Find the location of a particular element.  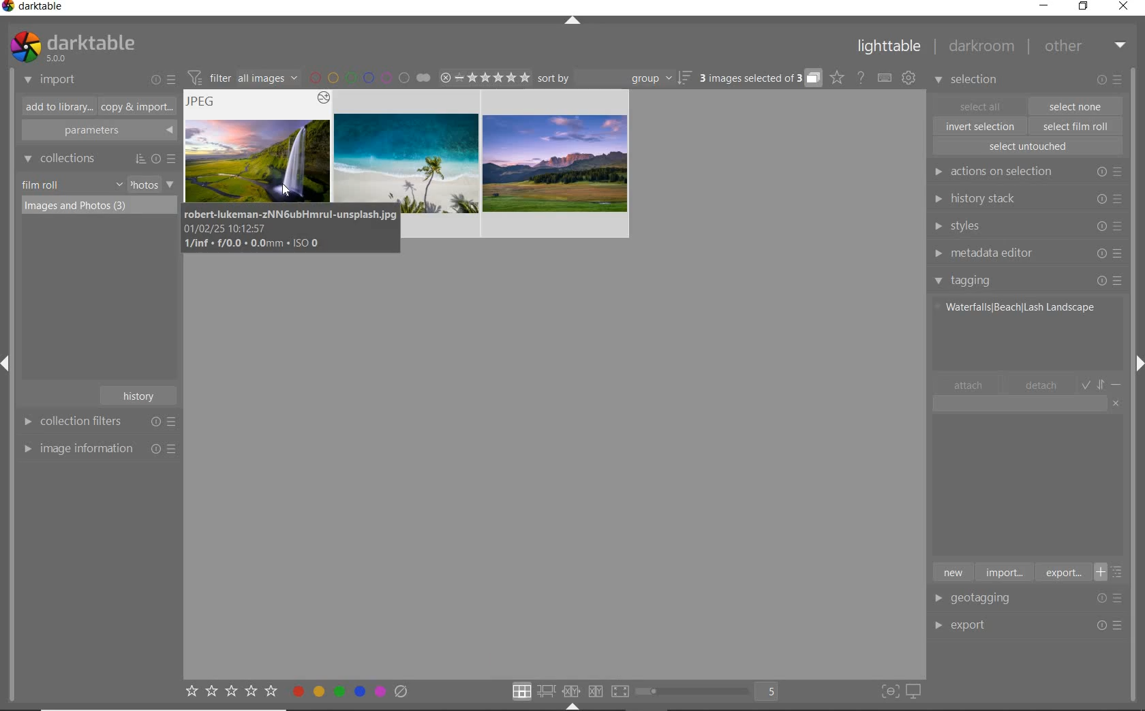

actions on selection is located at coordinates (1025, 172).